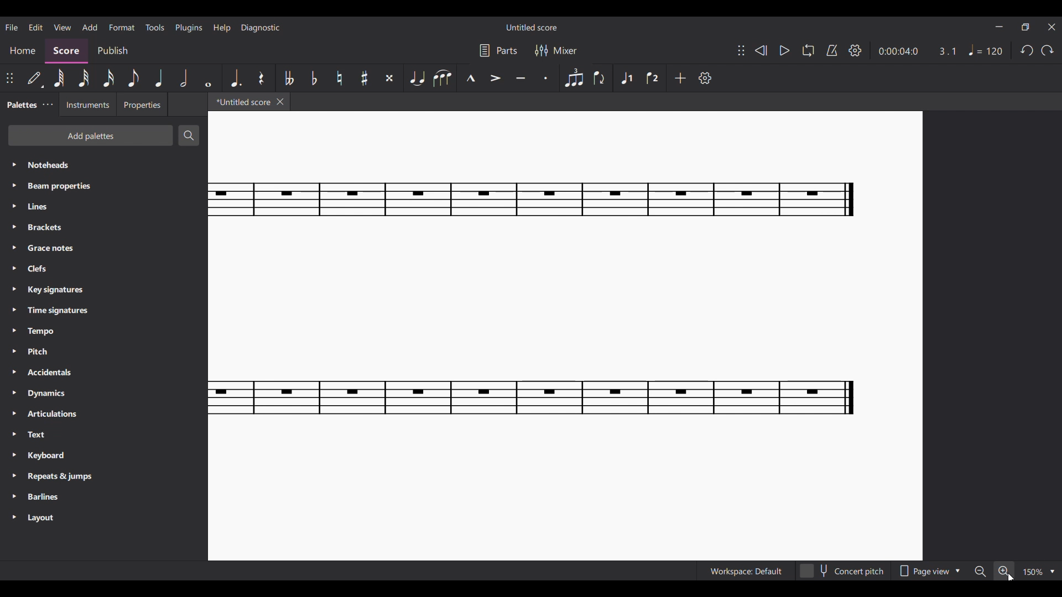 Image resolution: width=1062 pixels, height=597 pixels. What do you see at coordinates (785, 51) in the screenshot?
I see `Play` at bounding box center [785, 51].